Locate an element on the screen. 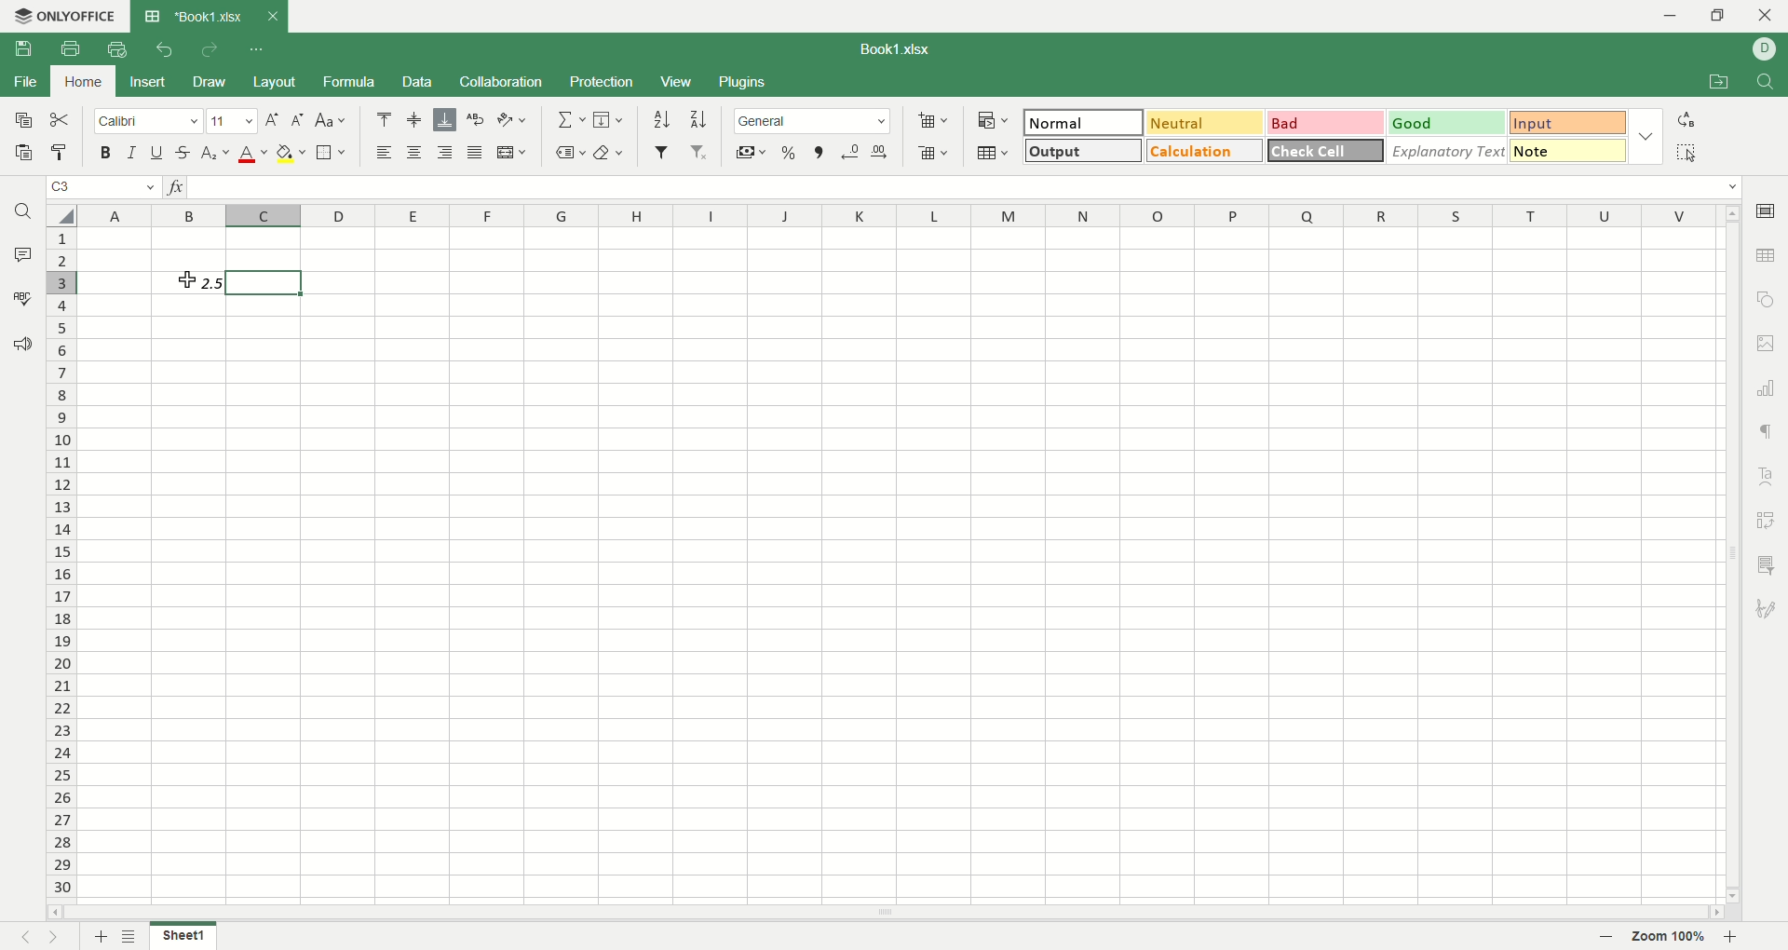 Image resolution: width=1788 pixels, height=950 pixels.  is located at coordinates (675, 83).